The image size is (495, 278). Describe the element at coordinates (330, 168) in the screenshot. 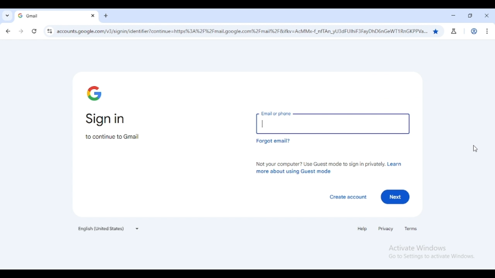

I see `not your computer? use guest mode to sign in privately. learn more about using guest mode` at that location.